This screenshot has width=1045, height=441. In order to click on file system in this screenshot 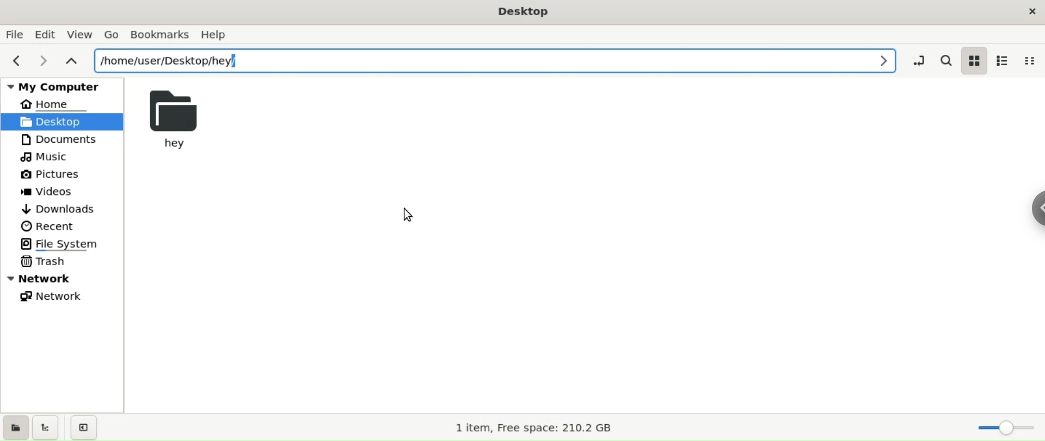, I will do `click(68, 243)`.